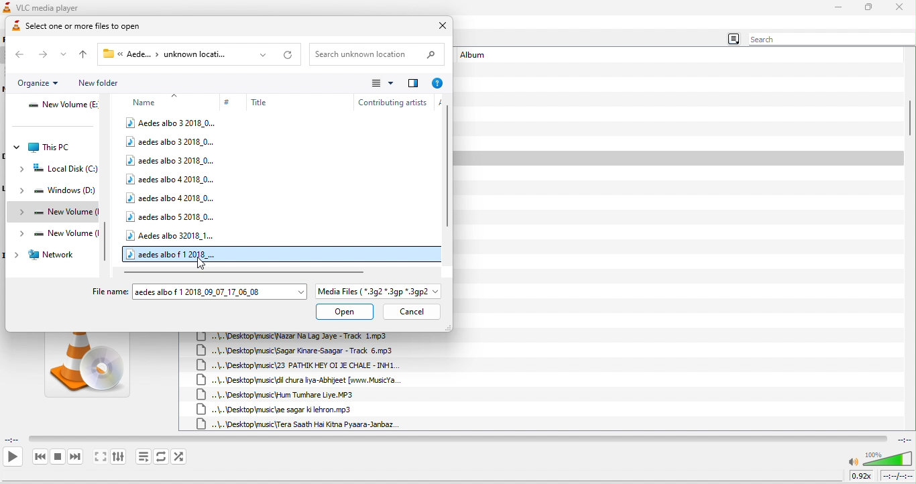 The height and width of the screenshot is (484, 916). What do you see at coordinates (447, 164) in the screenshot?
I see `vertical scroll bar` at bounding box center [447, 164].